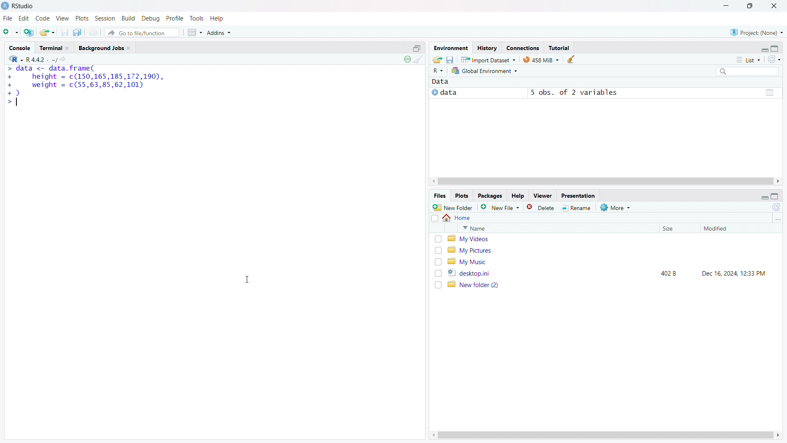  What do you see at coordinates (774, 6) in the screenshot?
I see `close` at bounding box center [774, 6].